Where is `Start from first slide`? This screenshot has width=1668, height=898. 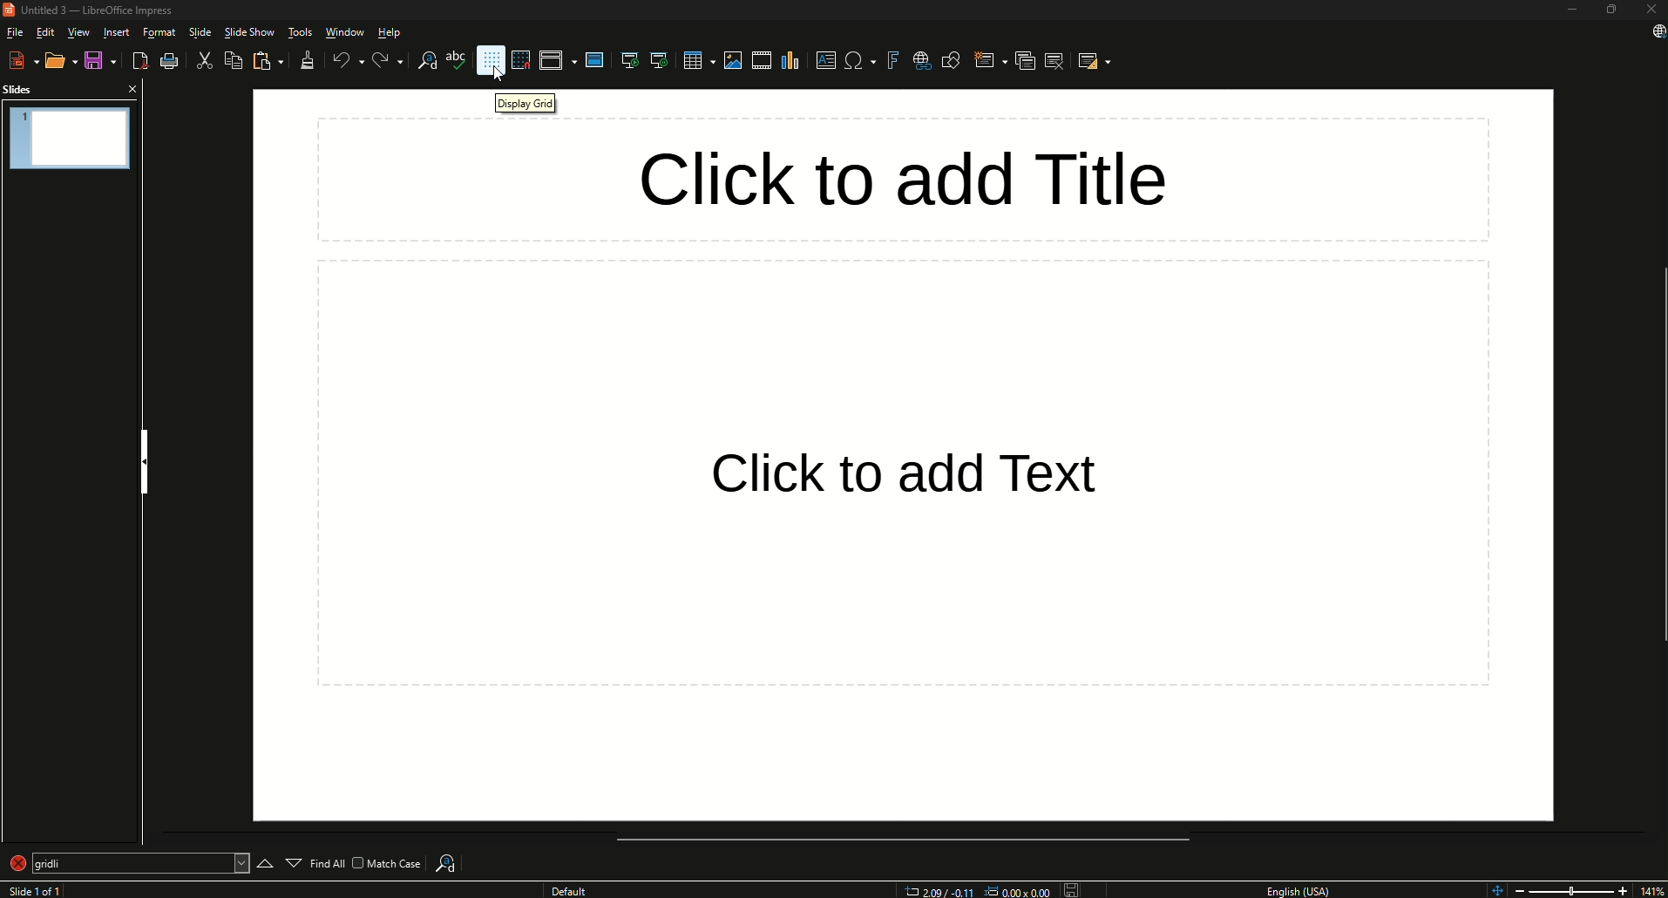
Start from first slide is located at coordinates (626, 59).